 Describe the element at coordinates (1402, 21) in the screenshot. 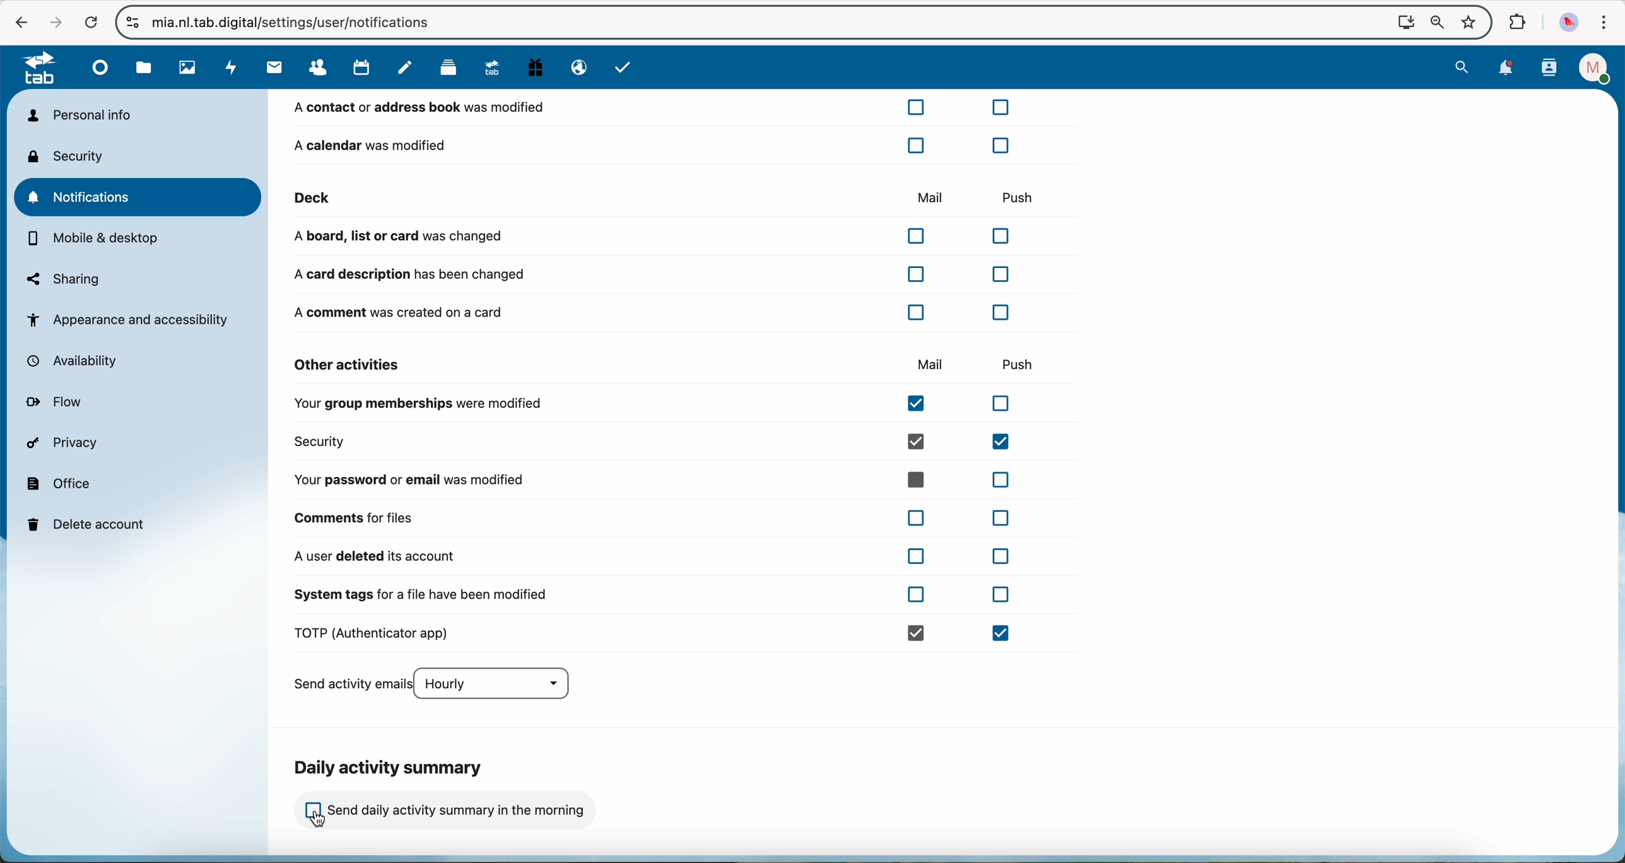

I see `Install NExtcloud` at that location.